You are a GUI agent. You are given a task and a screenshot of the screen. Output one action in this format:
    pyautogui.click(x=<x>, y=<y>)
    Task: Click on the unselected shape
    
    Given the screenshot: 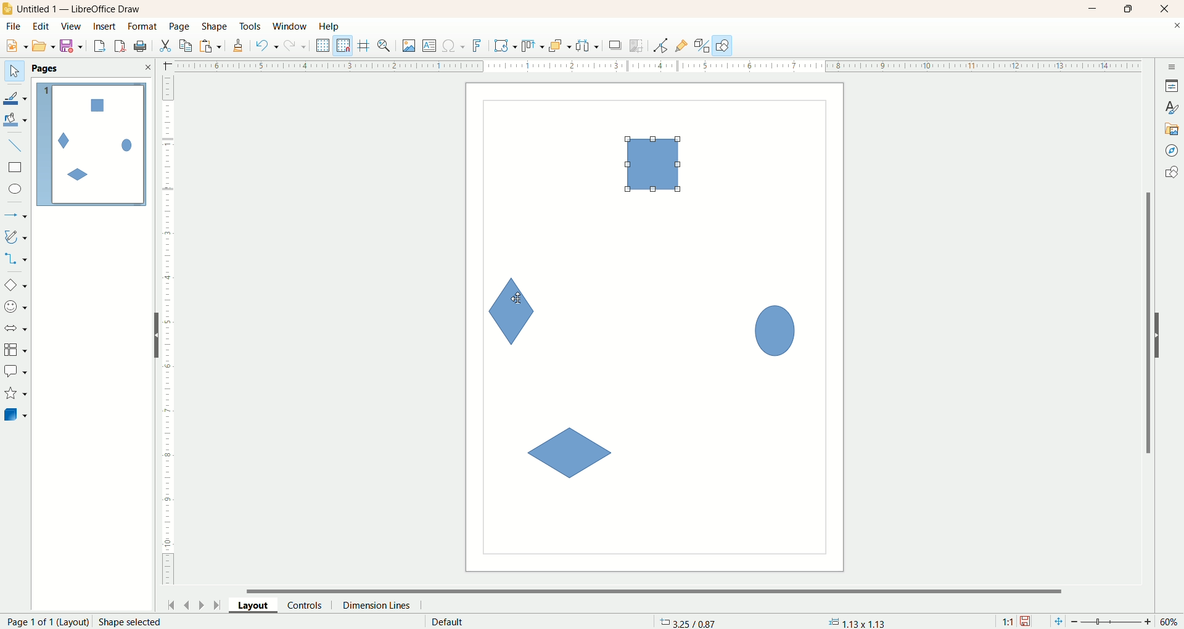 What is the action you would take?
    pyautogui.click(x=775, y=328)
    